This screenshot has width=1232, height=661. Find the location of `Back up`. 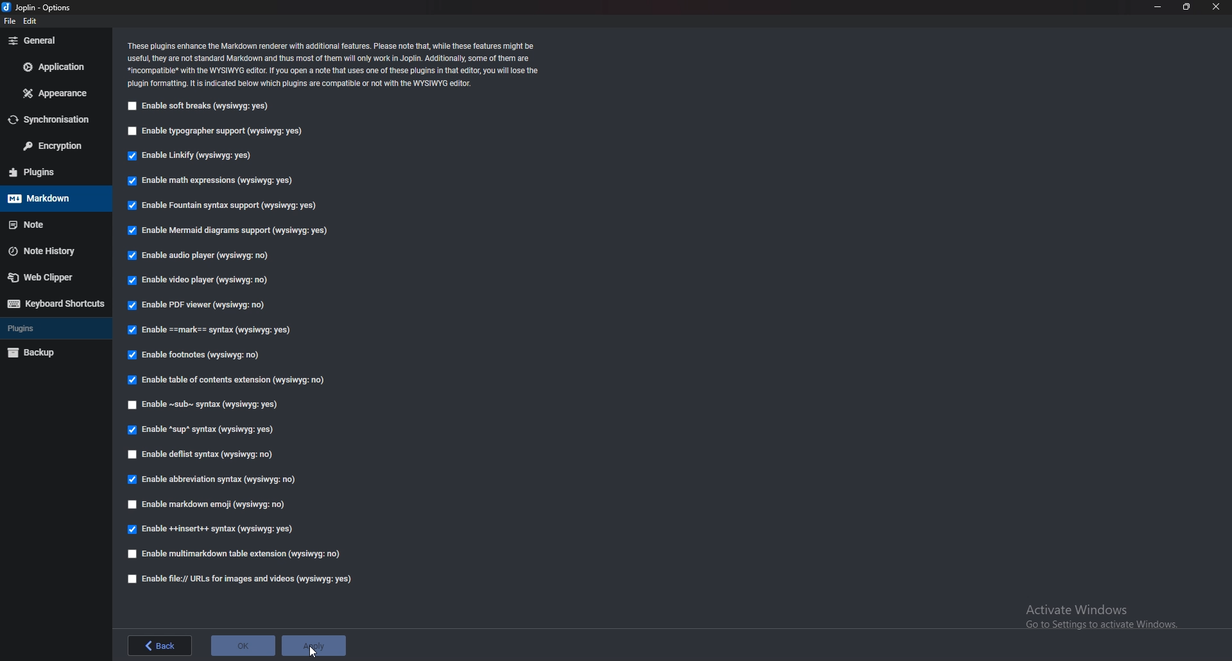

Back up is located at coordinates (51, 353).